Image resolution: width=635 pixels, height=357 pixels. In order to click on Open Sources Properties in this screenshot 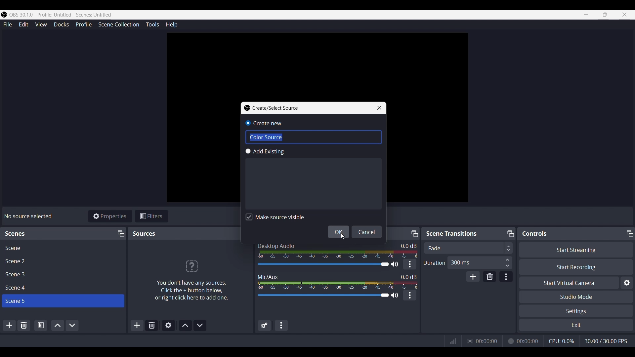, I will do `click(168, 325)`.